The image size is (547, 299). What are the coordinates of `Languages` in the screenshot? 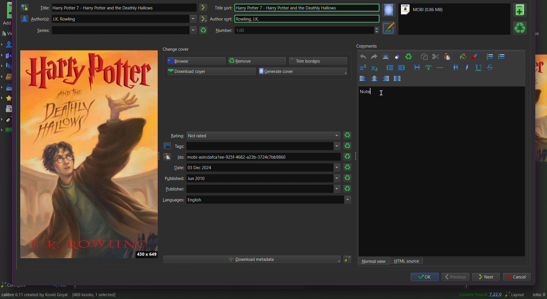 It's located at (8, 56).